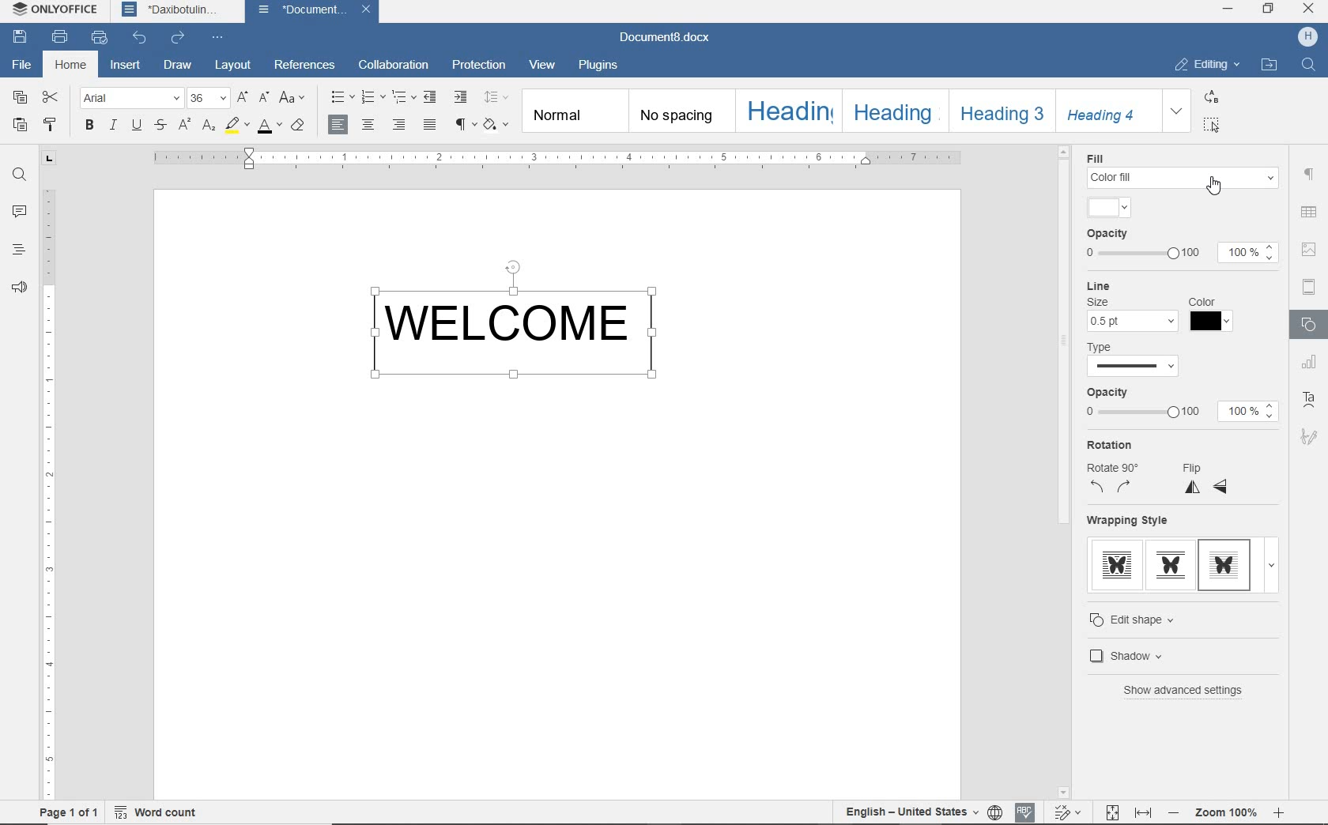  Describe the element at coordinates (1312, 326) in the screenshot. I see `SHAPE` at that location.